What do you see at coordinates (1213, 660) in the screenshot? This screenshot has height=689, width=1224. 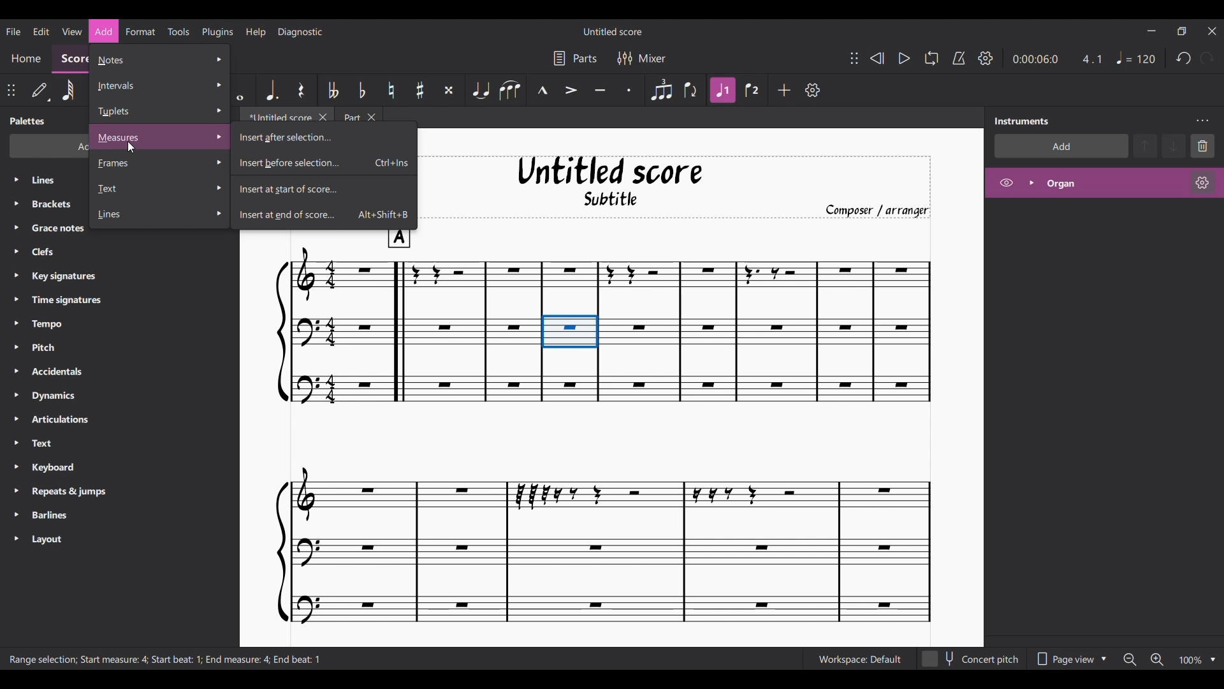 I see `Zoom options` at bounding box center [1213, 660].